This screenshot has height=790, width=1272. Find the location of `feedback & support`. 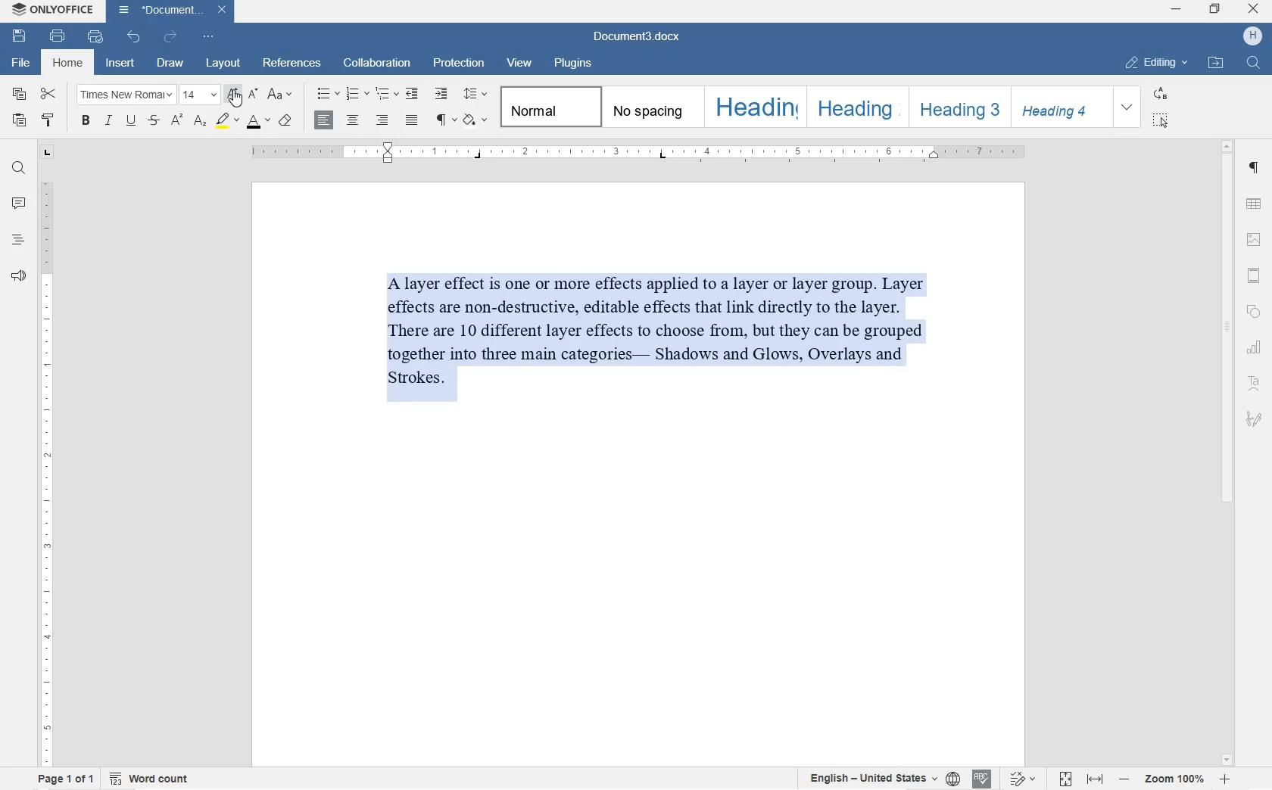

feedback & support is located at coordinates (20, 276).